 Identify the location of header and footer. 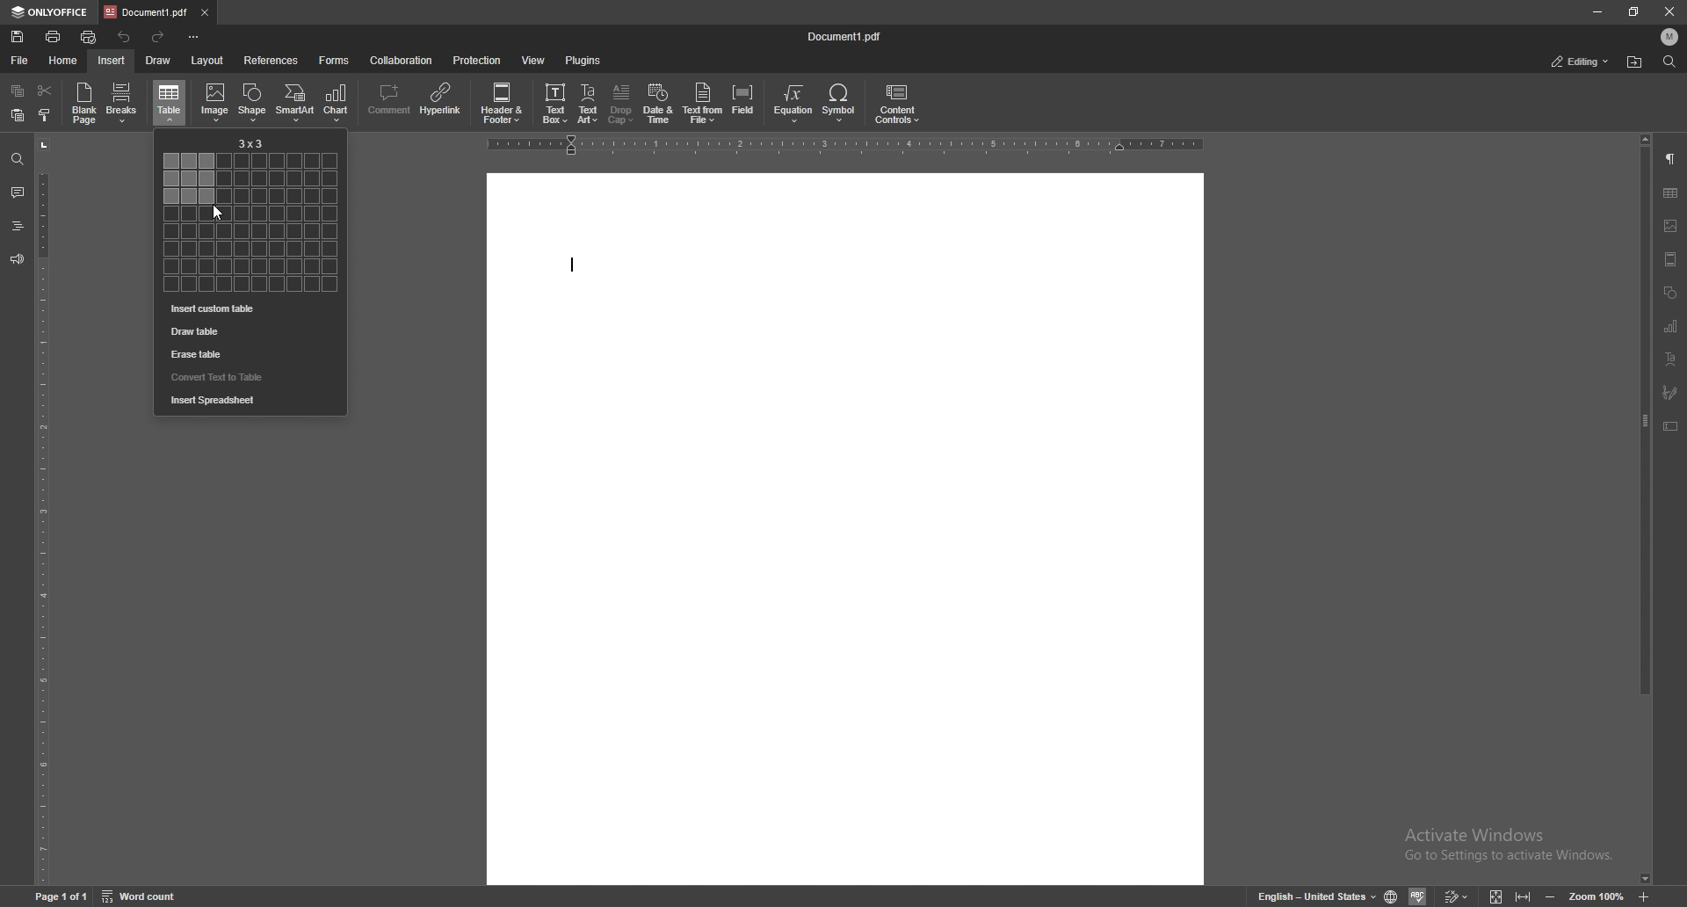
(503, 104).